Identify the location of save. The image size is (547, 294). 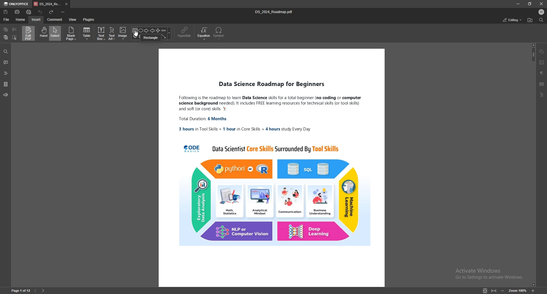
(6, 12).